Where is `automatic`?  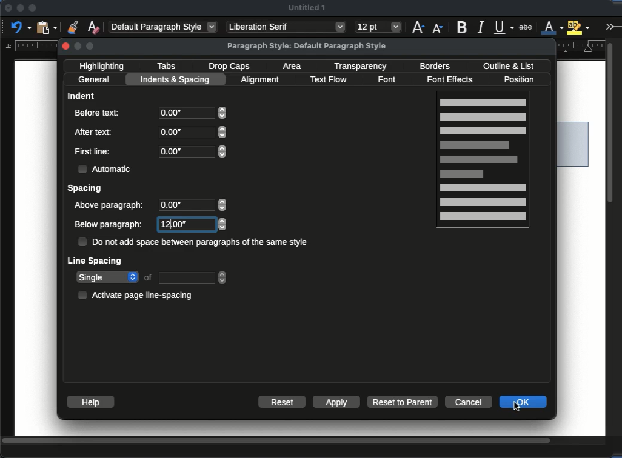
automatic is located at coordinates (107, 169).